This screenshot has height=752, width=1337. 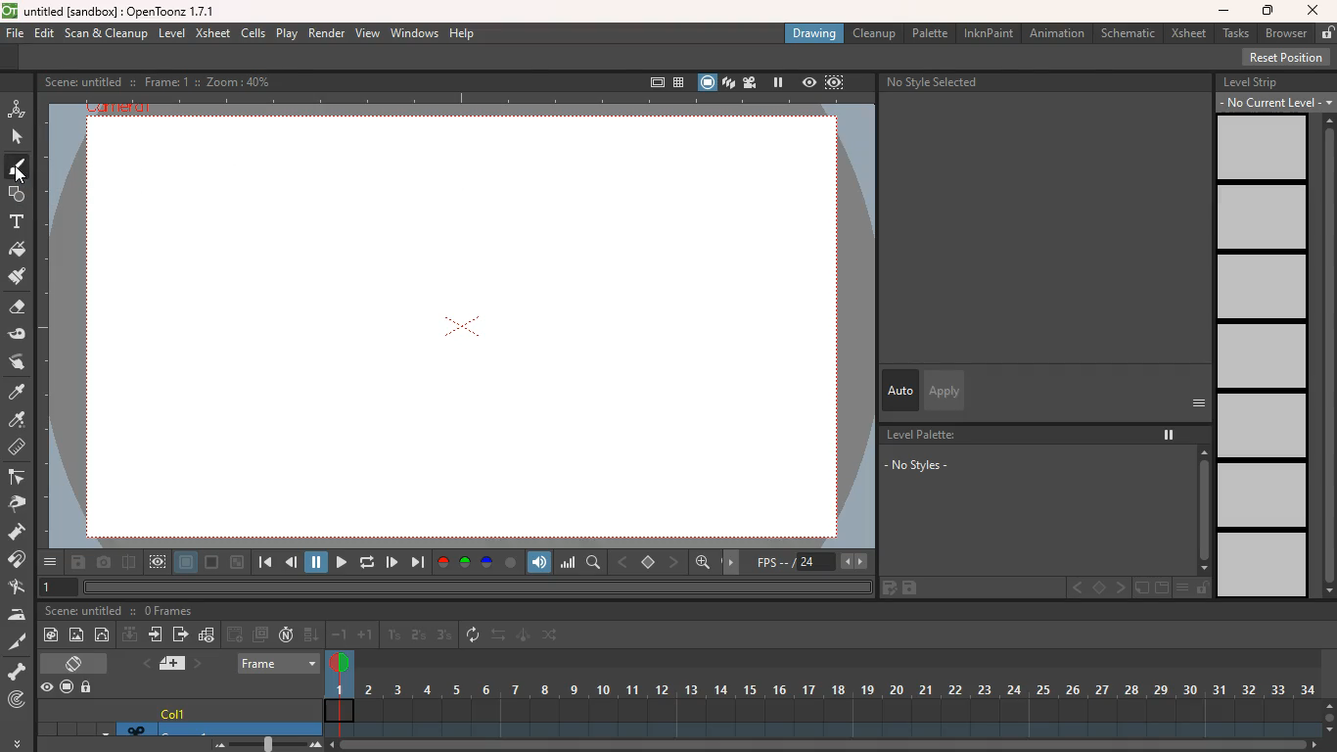 What do you see at coordinates (392, 561) in the screenshot?
I see `play` at bounding box center [392, 561].